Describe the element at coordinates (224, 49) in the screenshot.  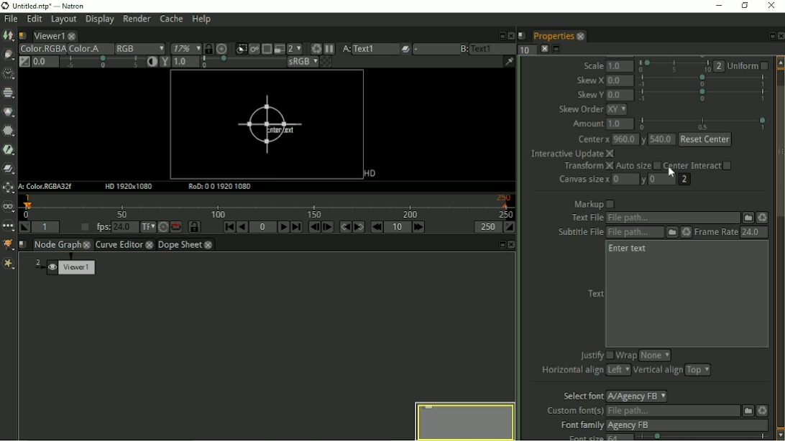
I see `Scale image` at that location.